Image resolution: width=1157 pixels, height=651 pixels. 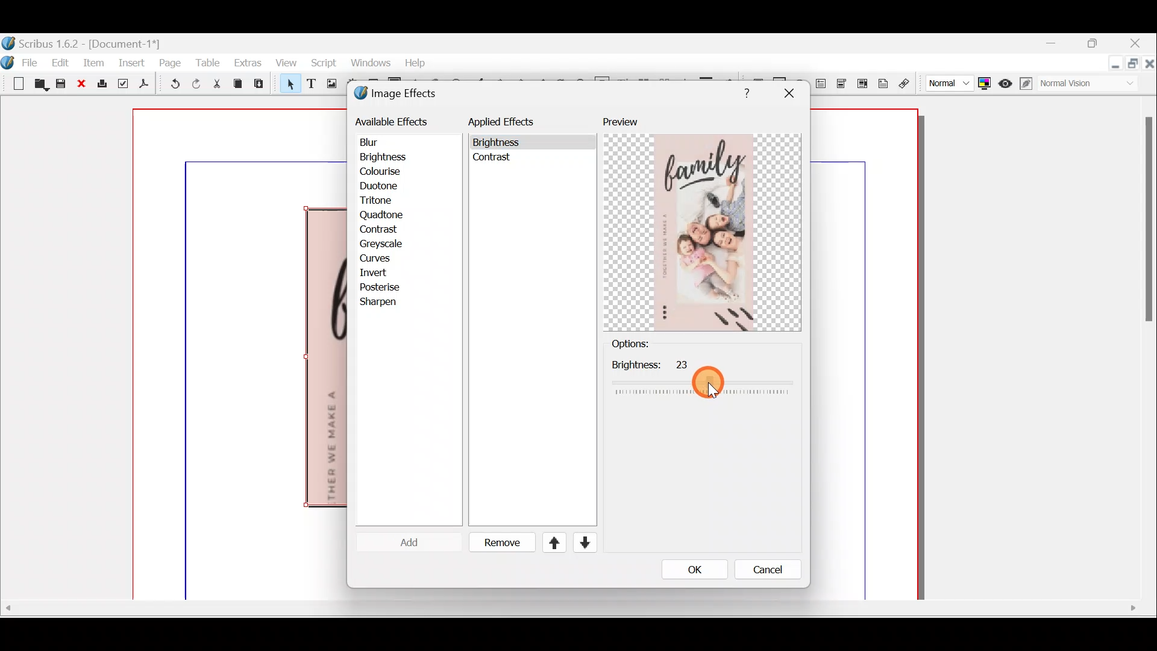 I want to click on Available effects, so click(x=394, y=121).